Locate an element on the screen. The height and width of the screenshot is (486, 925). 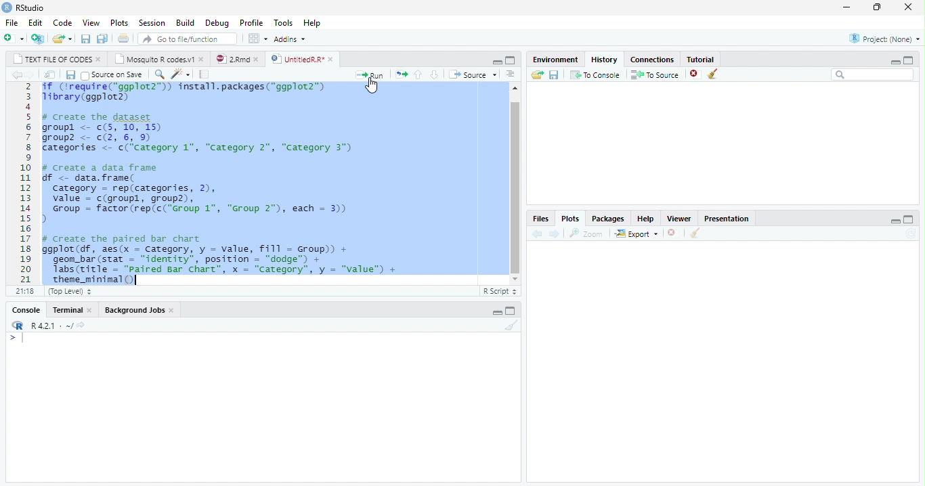
UntitledR.R* is located at coordinates (297, 59).